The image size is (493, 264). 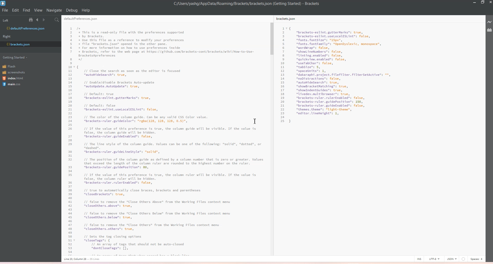 I want to click on Show in file tree, so click(x=32, y=20).